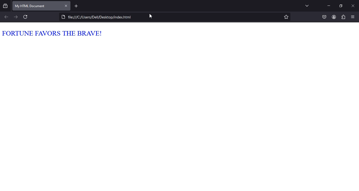 This screenshot has height=191, width=359. What do you see at coordinates (353, 17) in the screenshot?
I see `open application menu` at bounding box center [353, 17].